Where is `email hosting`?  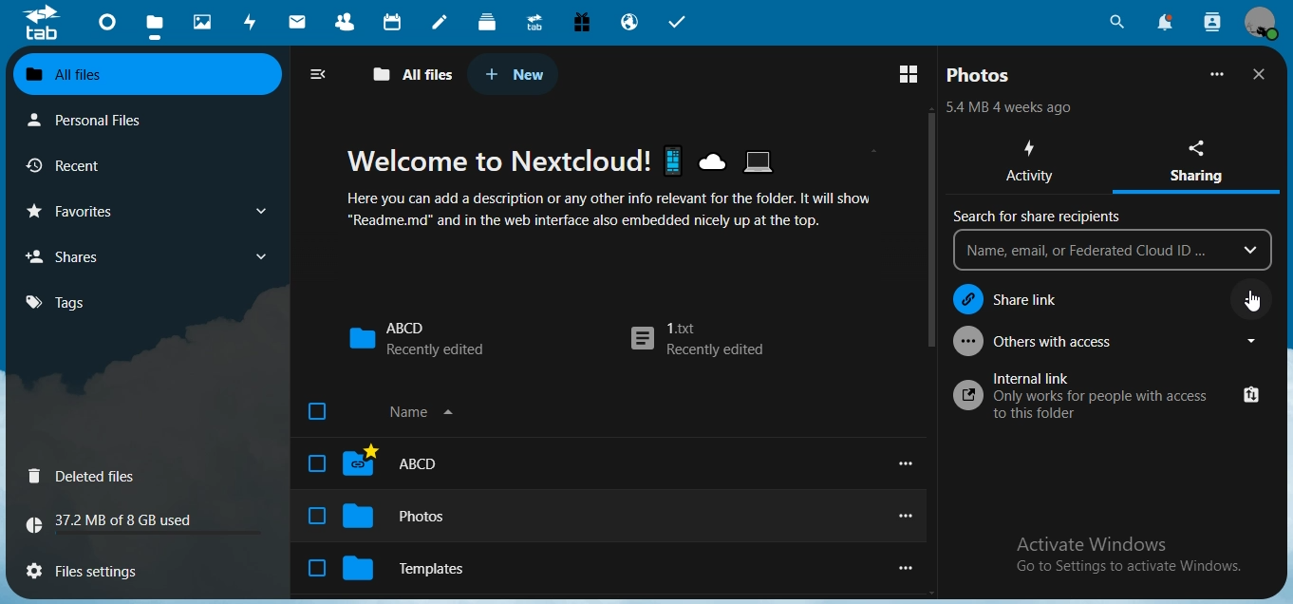 email hosting is located at coordinates (630, 24).